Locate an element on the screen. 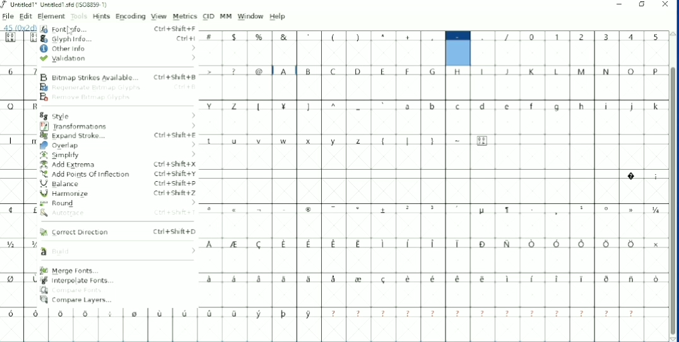  Validation is located at coordinates (117, 59).